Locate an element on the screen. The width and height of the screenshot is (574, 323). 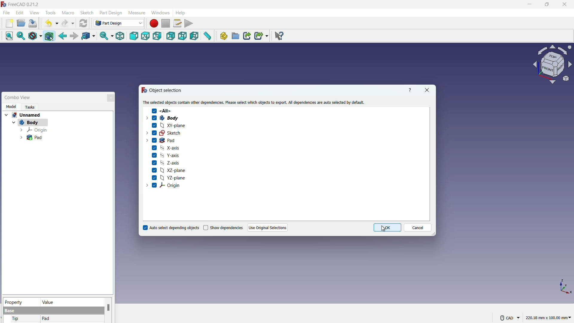
macro is located at coordinates (68, 13).